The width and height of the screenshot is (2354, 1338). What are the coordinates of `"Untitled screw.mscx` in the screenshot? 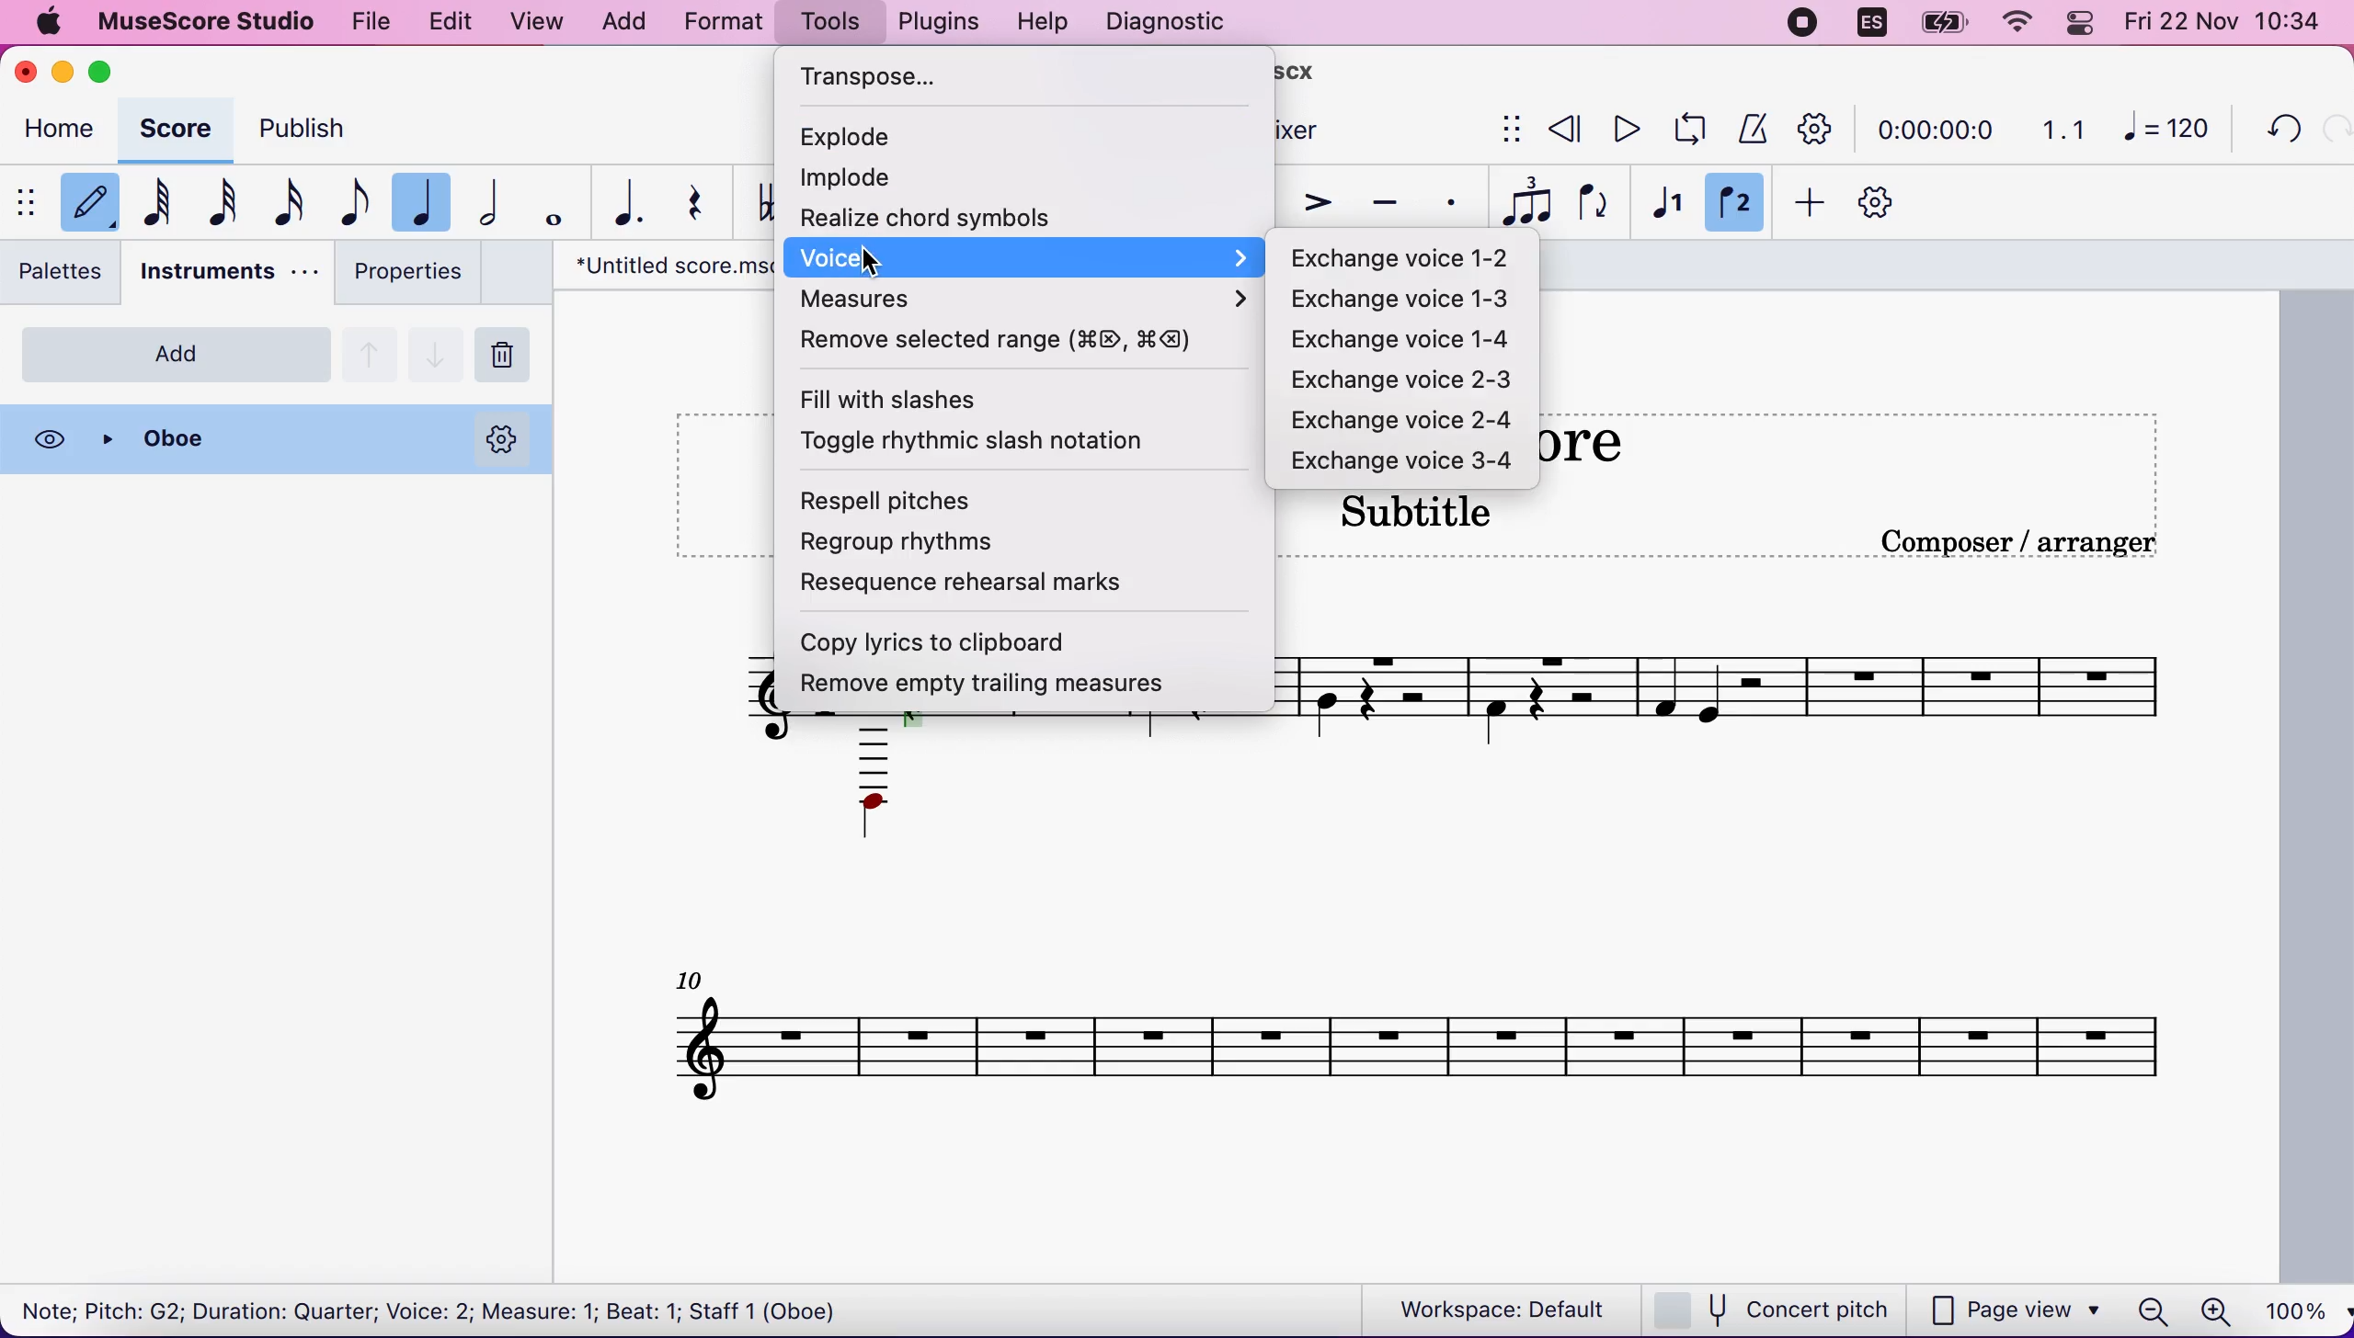 It's located at (668, 267).